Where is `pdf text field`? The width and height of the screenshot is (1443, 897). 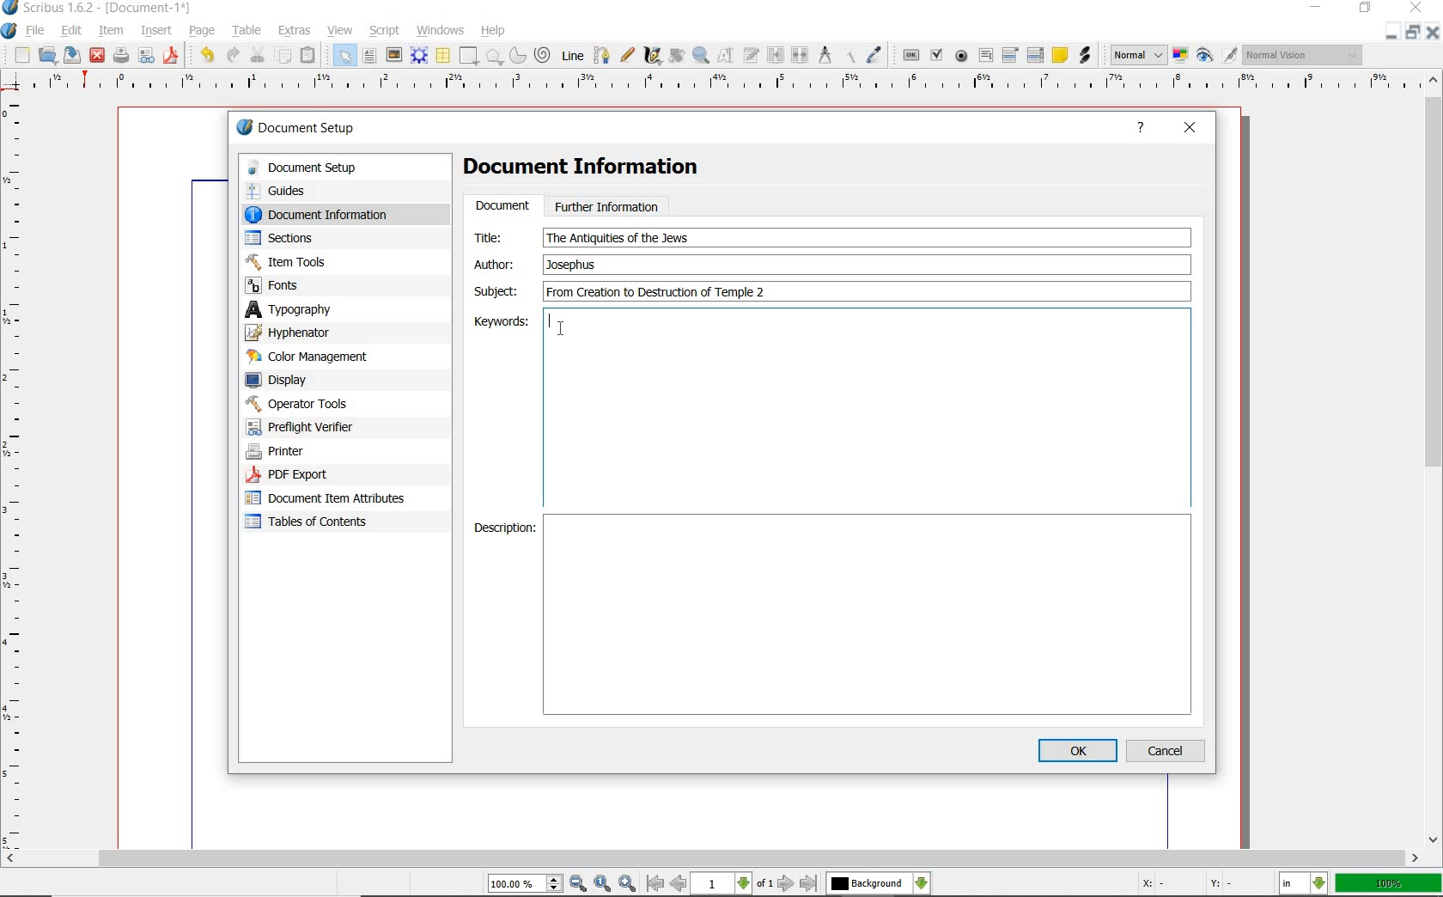
pdf text field is located at coordinates (985, 56).